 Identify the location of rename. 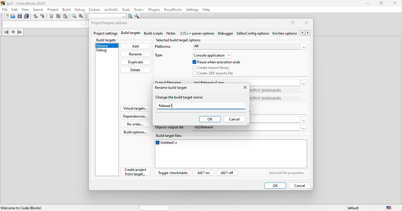
(136, 54).